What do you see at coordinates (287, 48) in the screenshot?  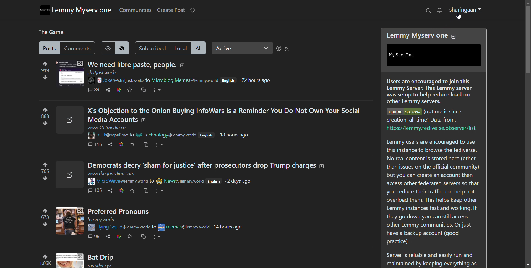 I see `rss` at bounding box center [287, 48].